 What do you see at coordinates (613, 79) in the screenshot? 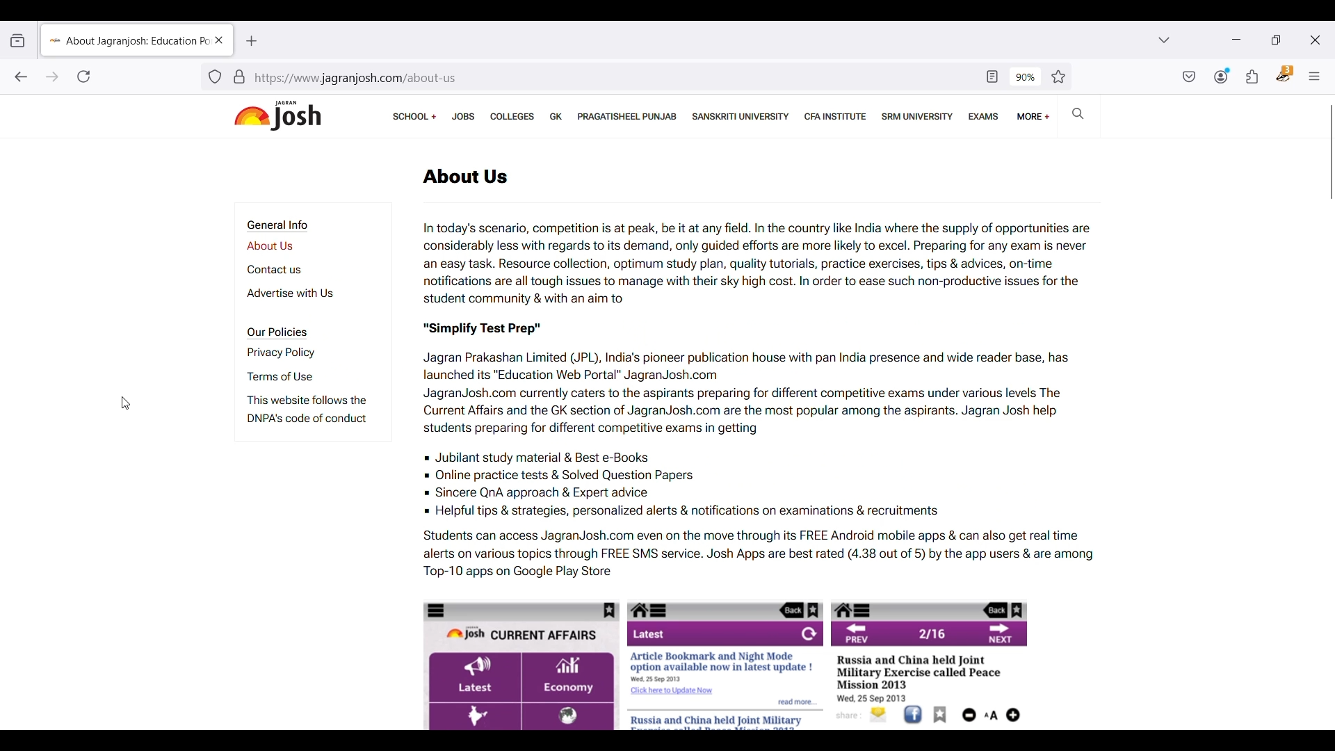
I see `https.//www jagranjosh.com/about-us` at bounding box center [613, 79].